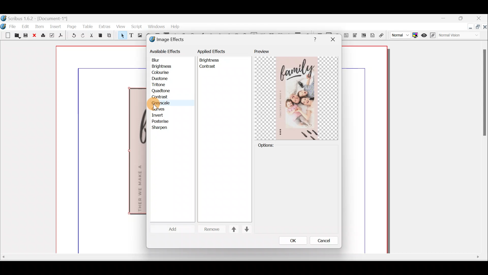 The height and width of the screenshot is (275, 488). I want to click on Paste, so click(110, 35).